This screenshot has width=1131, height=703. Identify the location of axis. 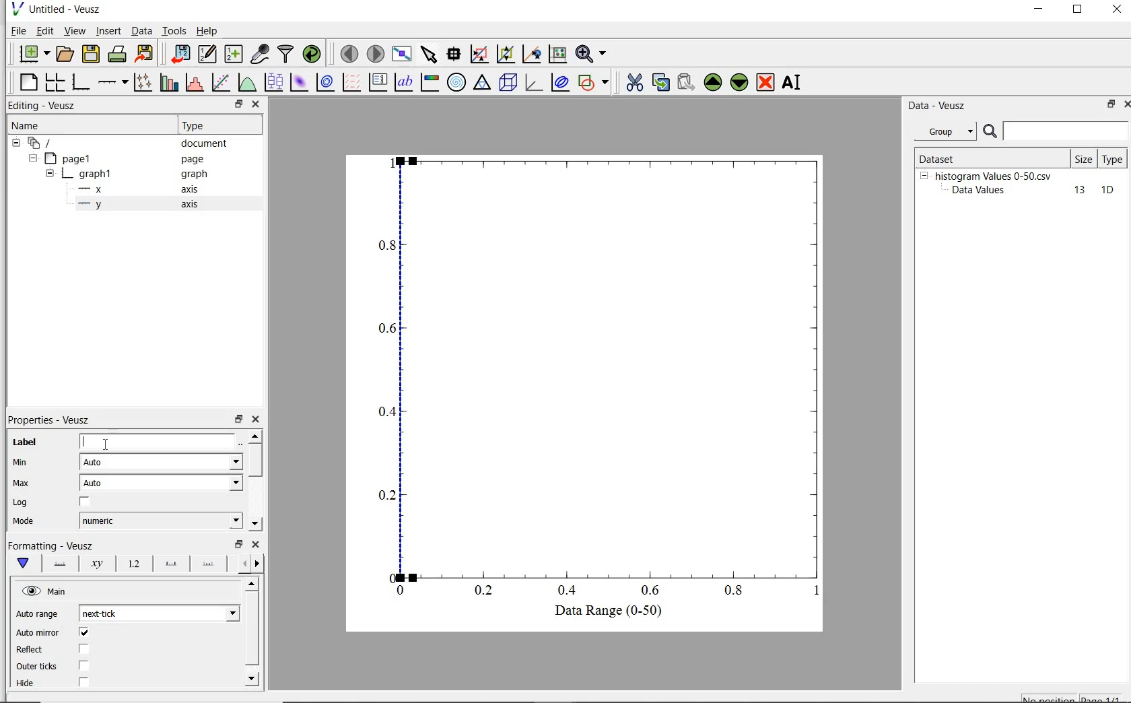
(195, 189).